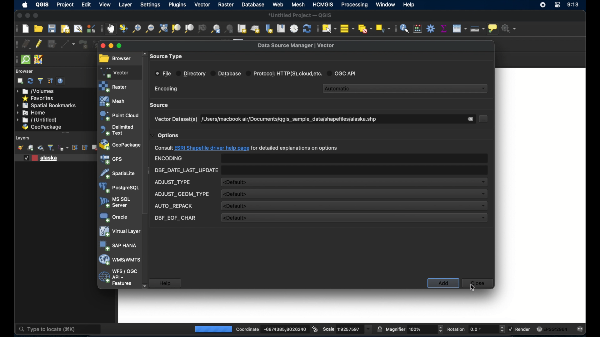 This screenshot has height=337, width=600. I want to click on scroll down arrow, so click(145, 286).